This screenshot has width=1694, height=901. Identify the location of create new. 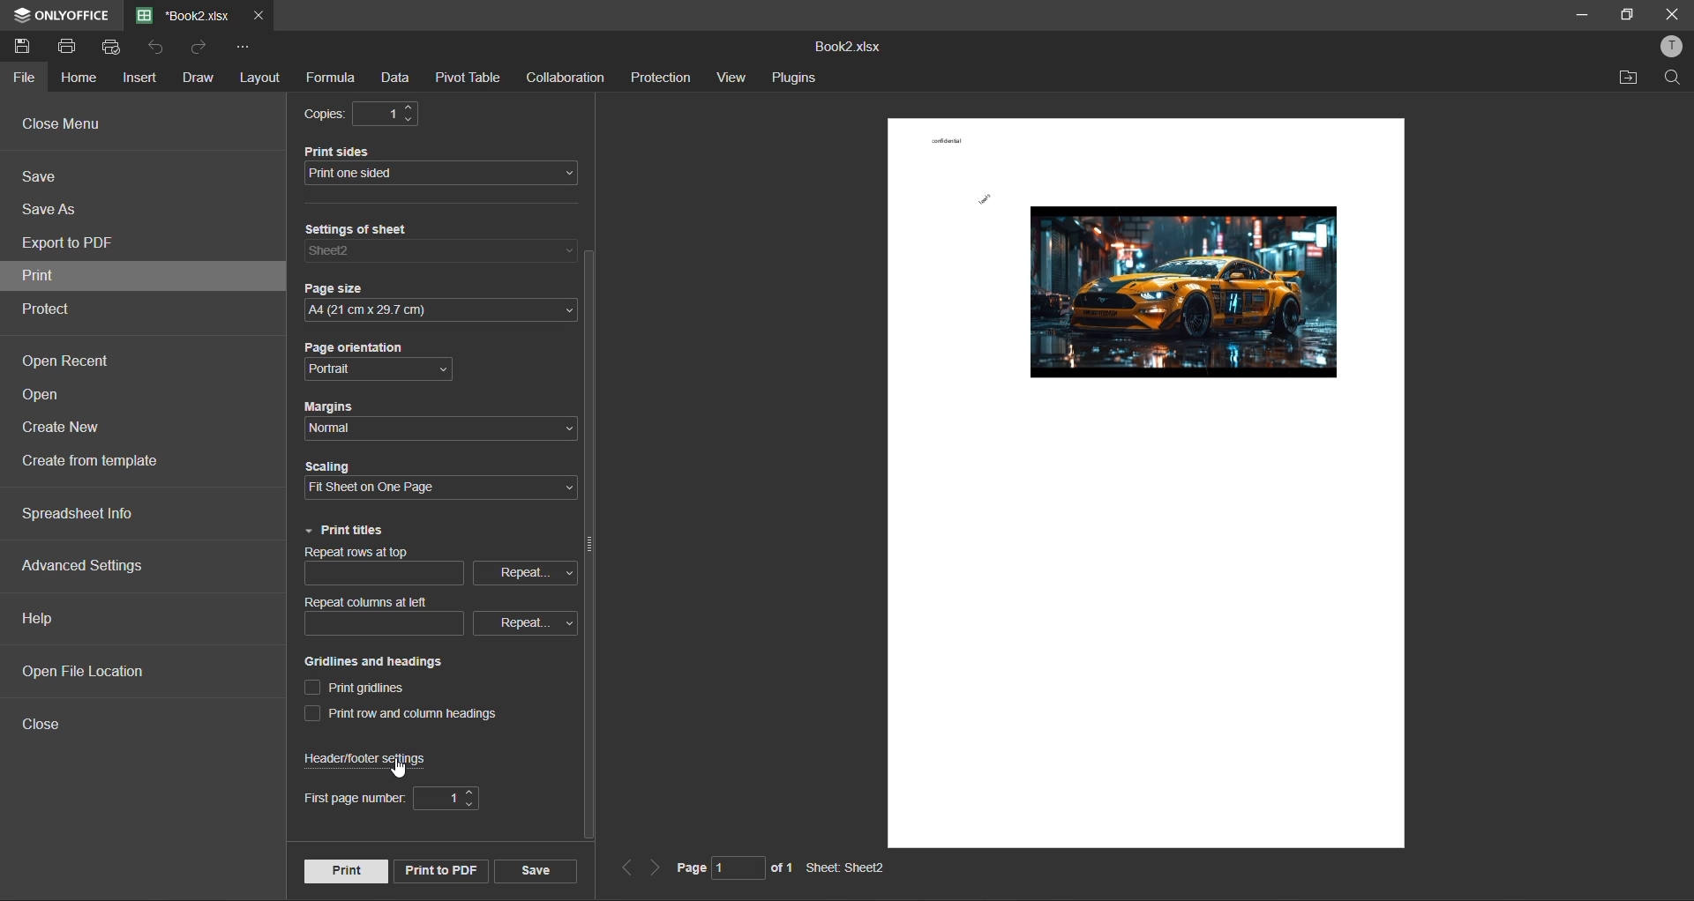
(68, 428).